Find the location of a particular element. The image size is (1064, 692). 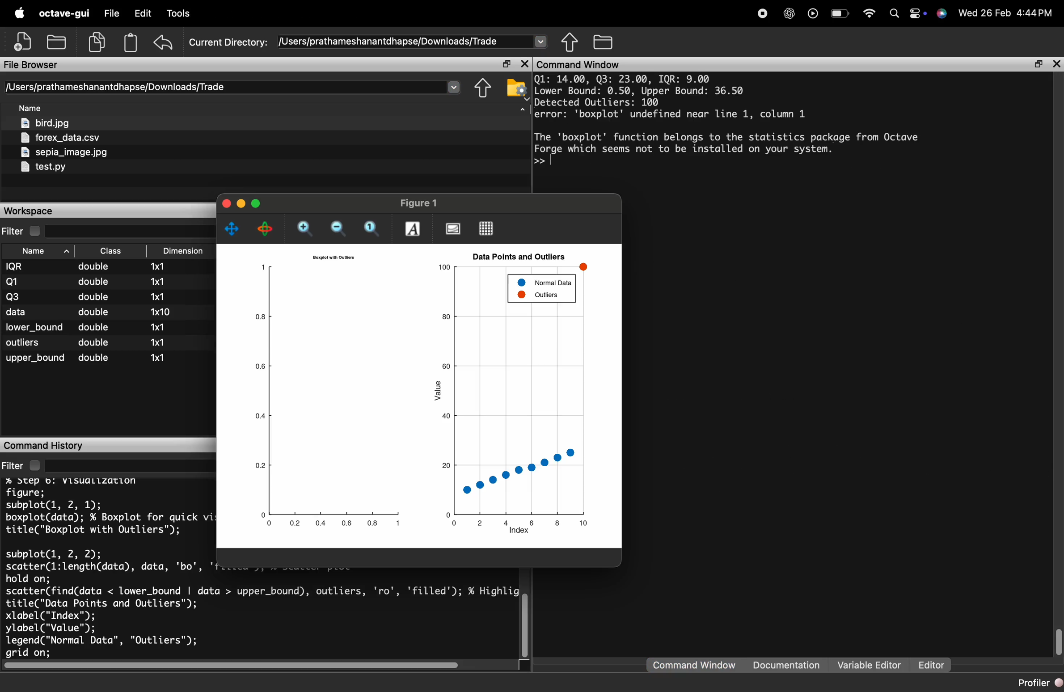

Command Window is located at coordinates (694, 665).